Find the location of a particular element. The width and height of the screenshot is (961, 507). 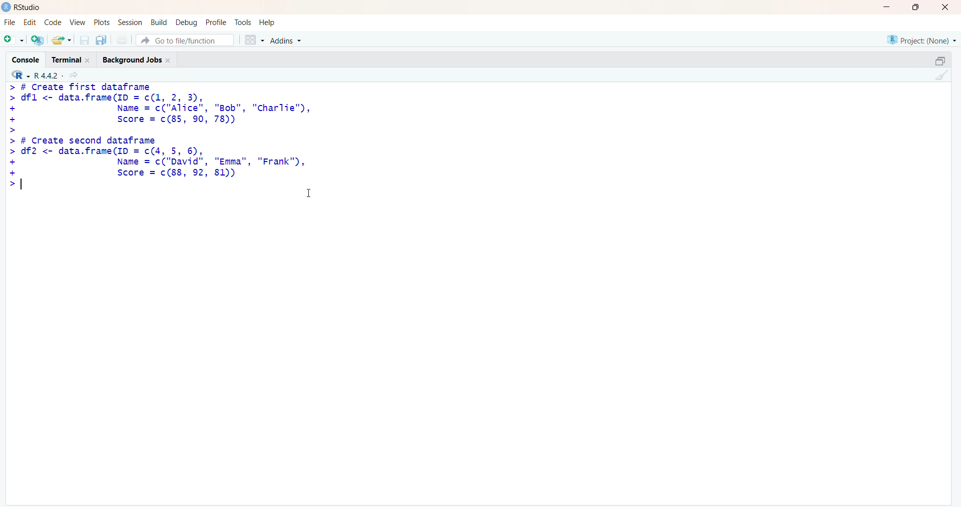

Plots is located at coordinates (101, 22).